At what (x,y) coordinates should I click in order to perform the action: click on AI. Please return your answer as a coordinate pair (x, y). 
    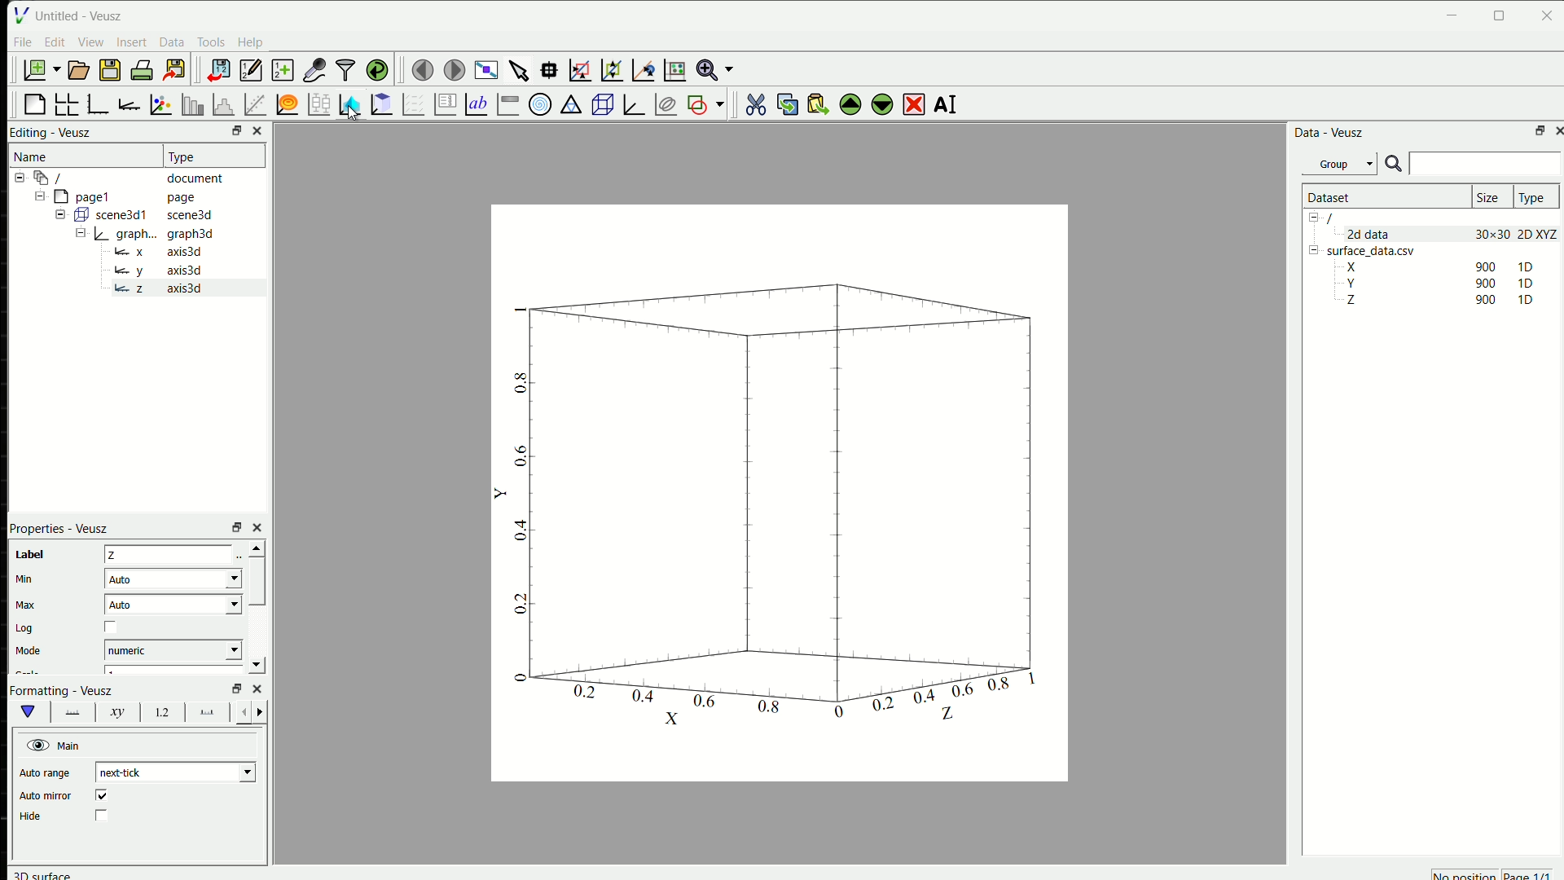
    Looking at the image, I should click on (946, 105).